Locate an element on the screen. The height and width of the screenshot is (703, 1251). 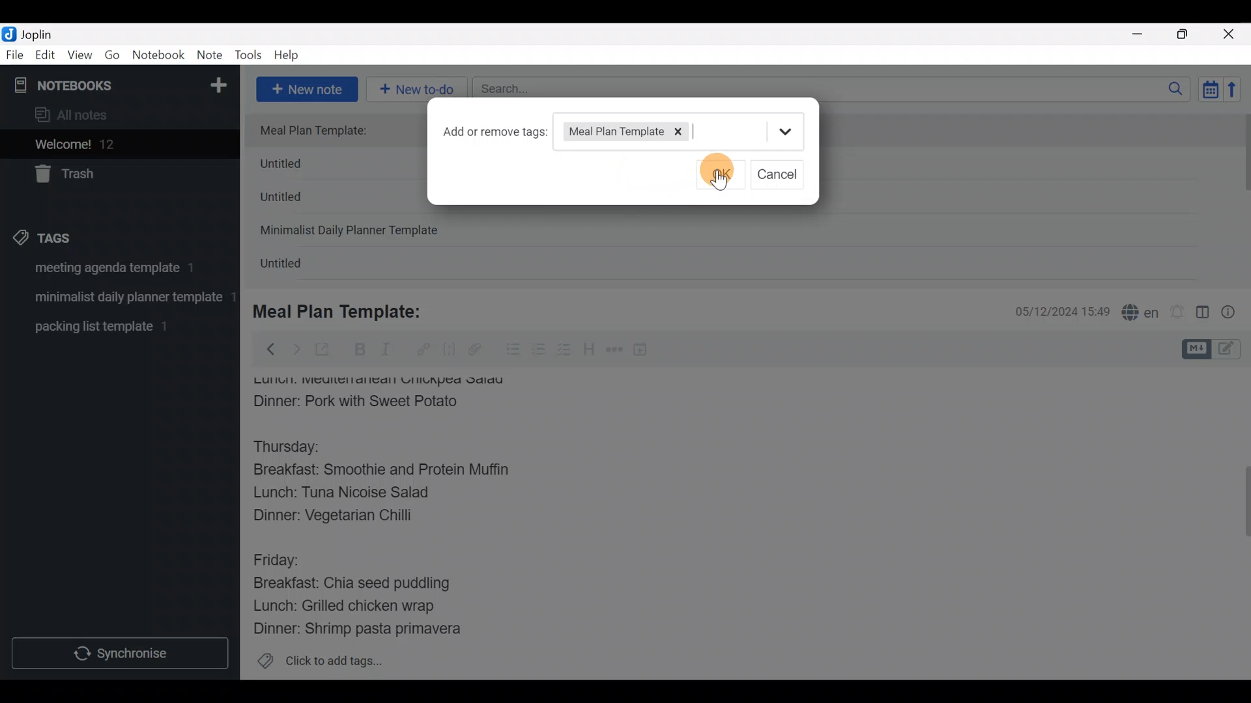
Minimize is located at coordinates (1145, 33).